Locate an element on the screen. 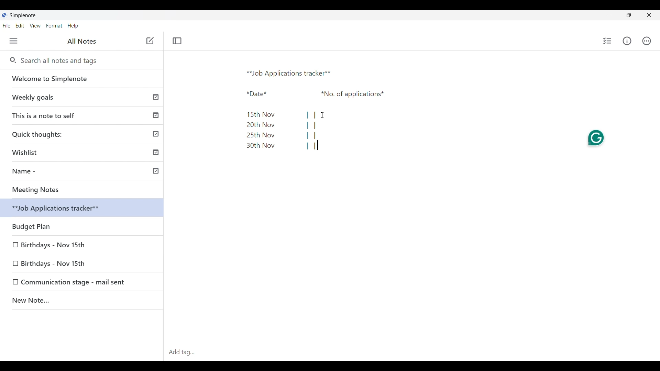  Meeting Notes is located at coordinates (84, 190).